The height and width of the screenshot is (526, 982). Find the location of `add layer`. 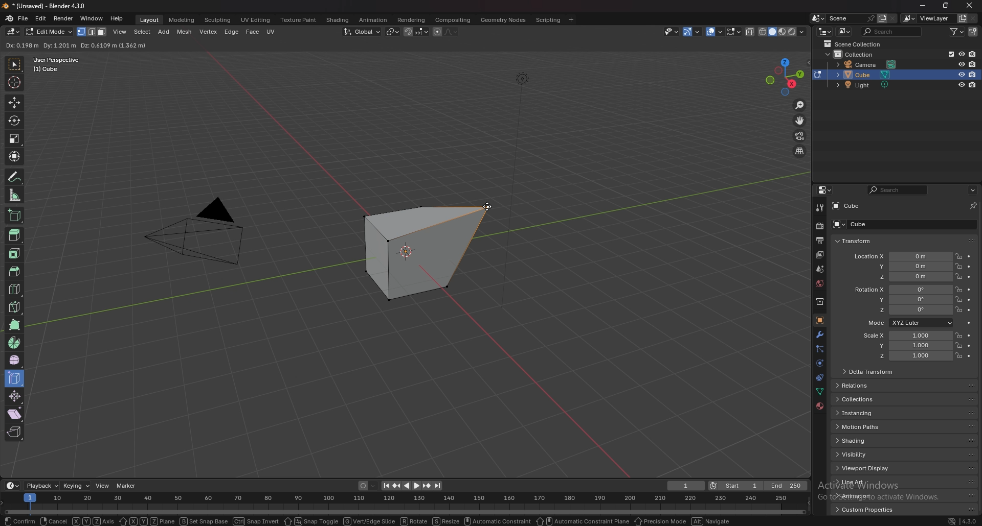

add layer is located at coordinates (882, 18).